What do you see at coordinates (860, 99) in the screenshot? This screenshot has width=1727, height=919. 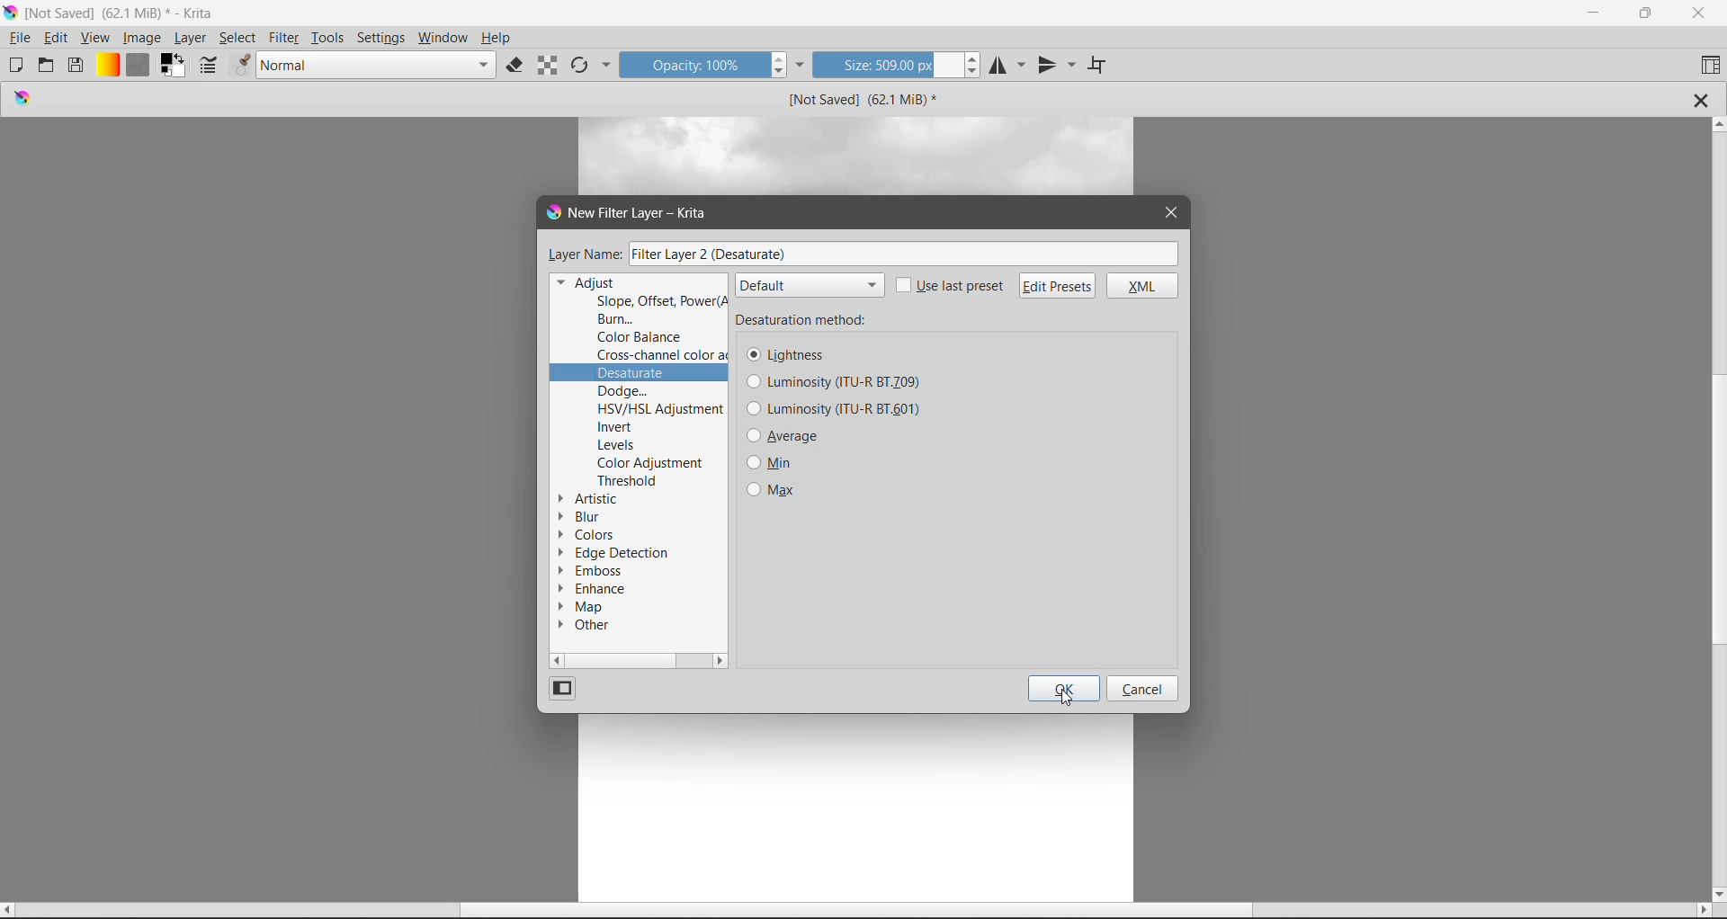 I see `Image Name and Size` at bounding box center [860, 99].